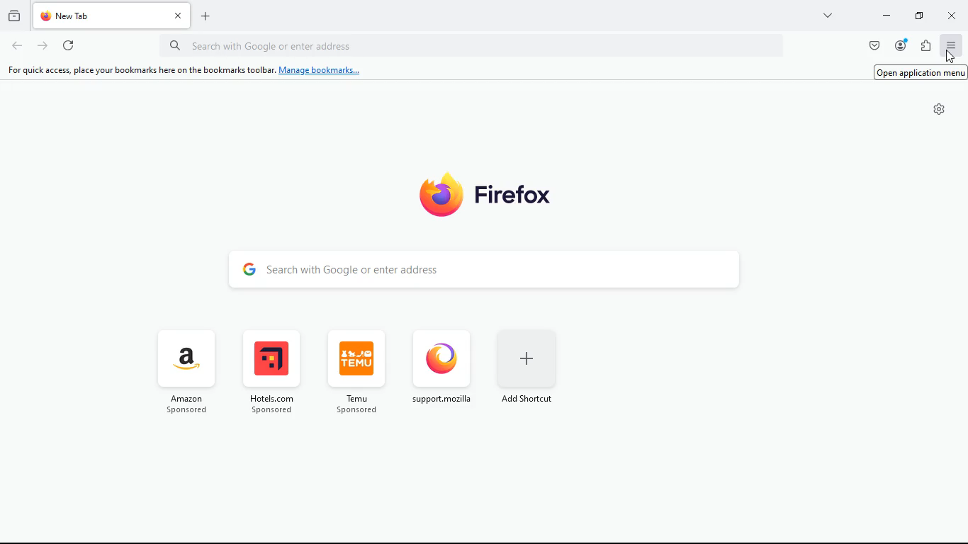 The height and width of the screenshot is (544, 968). I want to click on minimize, so click(884, 17).